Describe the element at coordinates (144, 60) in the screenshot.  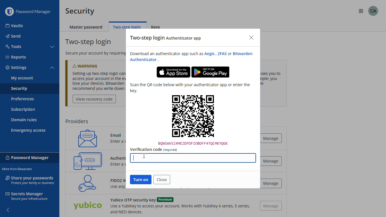
I see `Authenticator` at that location.